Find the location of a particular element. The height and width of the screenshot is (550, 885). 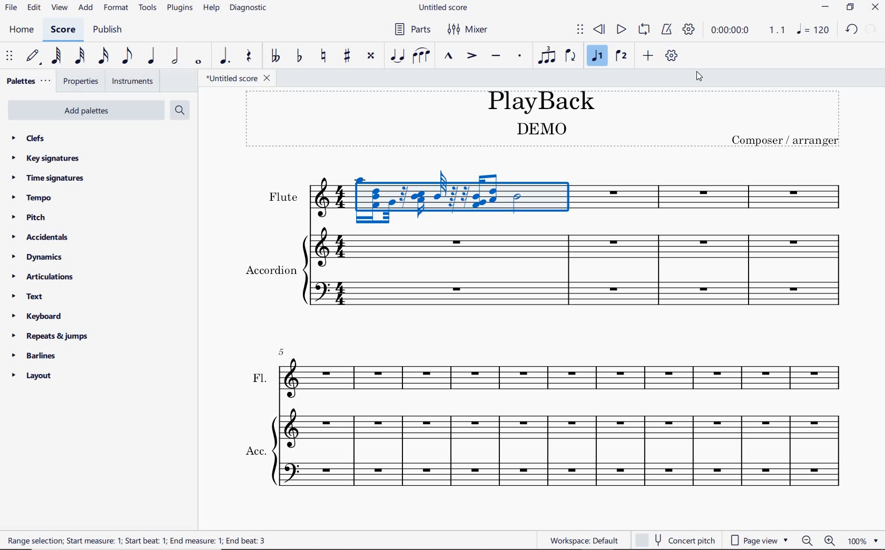

eighth note is located at coordinates (126, 56).